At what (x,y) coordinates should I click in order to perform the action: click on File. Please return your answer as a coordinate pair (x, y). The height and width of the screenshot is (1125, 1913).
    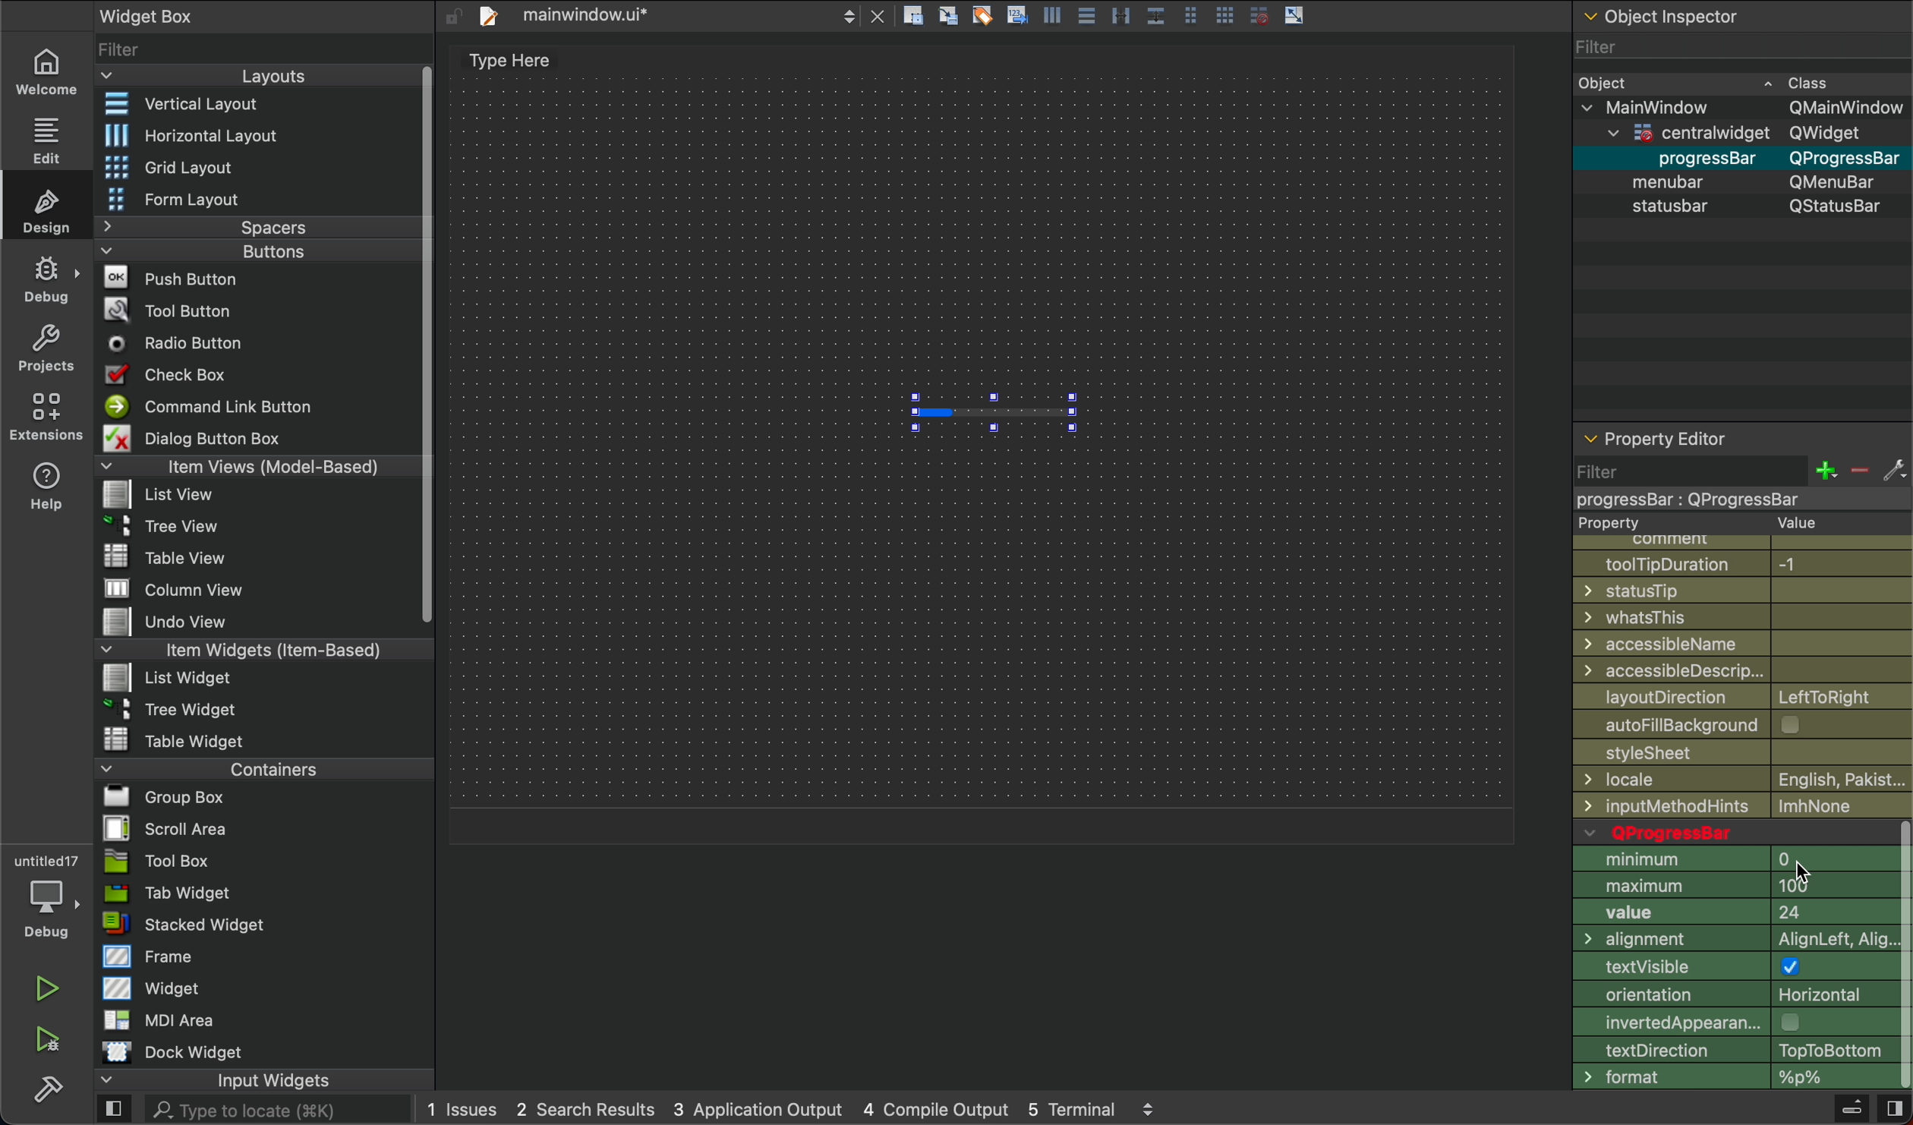
    Looking at the image, I should click on (156, 797).